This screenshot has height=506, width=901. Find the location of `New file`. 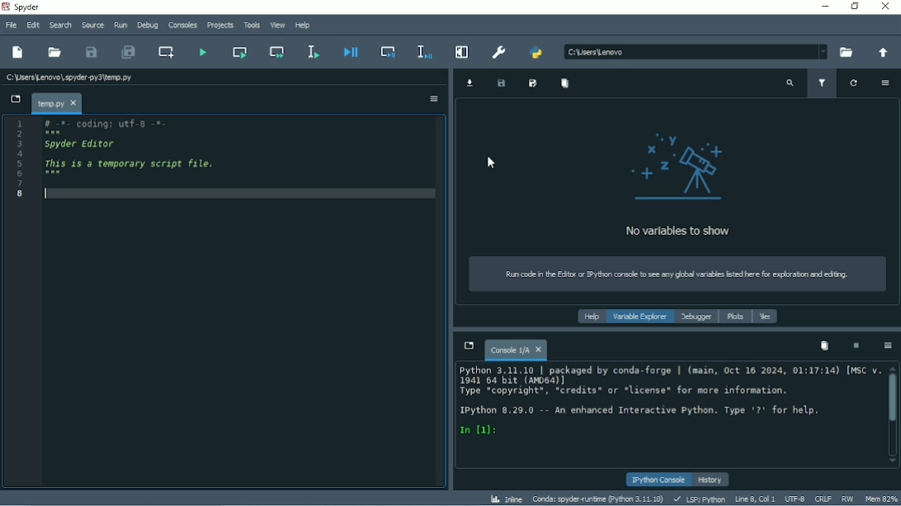

New file is located at coordinates (18, 53).